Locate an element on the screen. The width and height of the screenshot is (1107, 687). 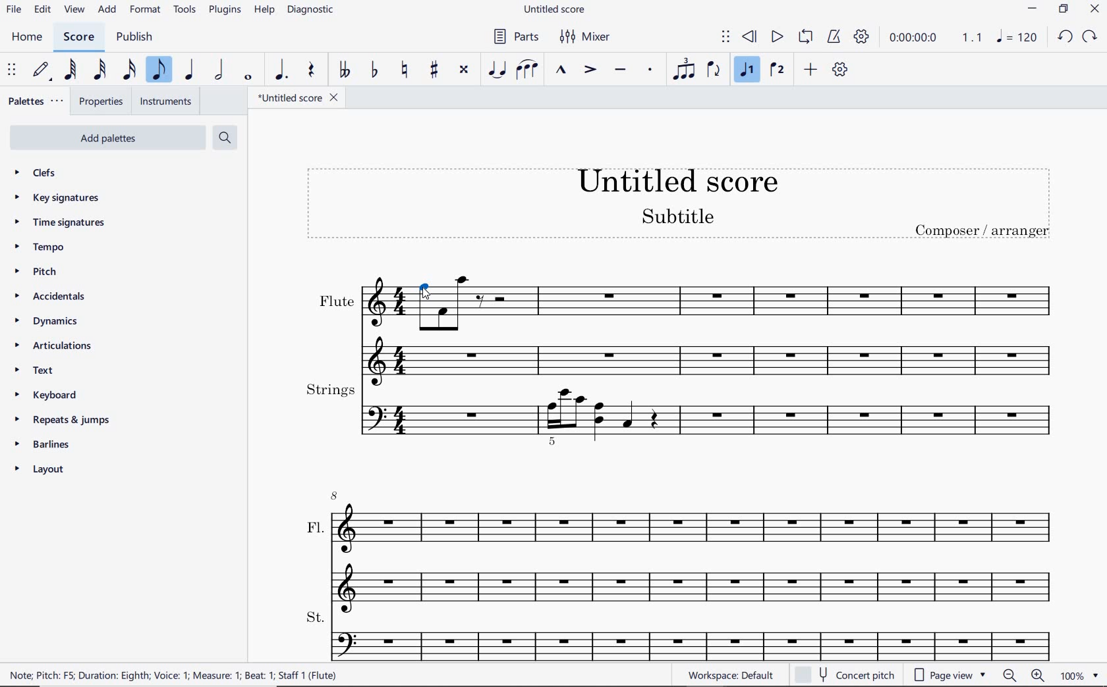
workspace default is located at coordinates (731, 675).